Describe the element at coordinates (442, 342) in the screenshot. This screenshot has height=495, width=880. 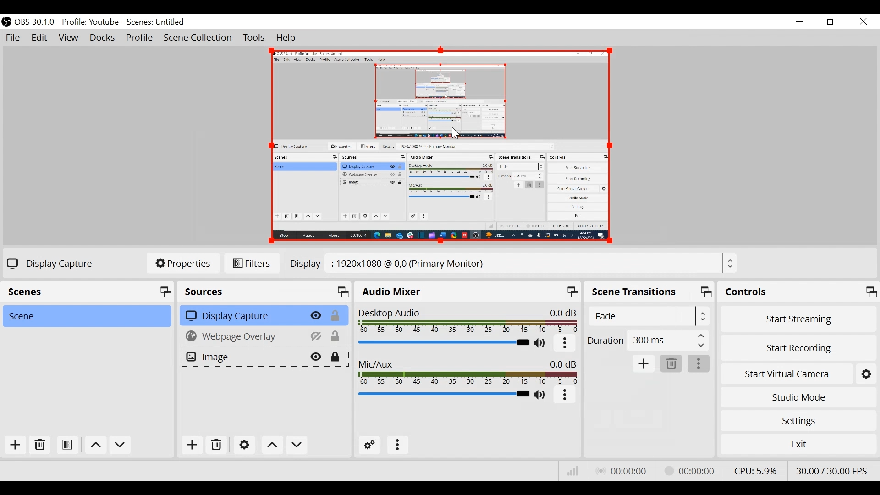
I see `Desktop Audio Slider` at that location.